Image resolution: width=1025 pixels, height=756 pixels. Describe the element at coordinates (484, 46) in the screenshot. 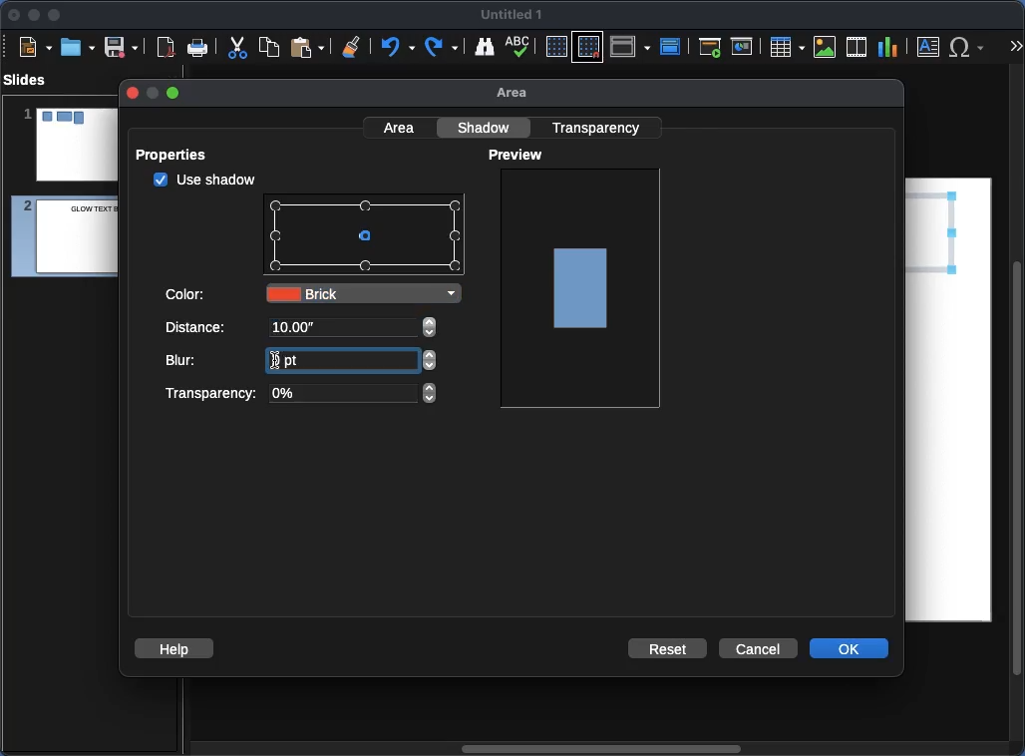

I see `Find` at that location.